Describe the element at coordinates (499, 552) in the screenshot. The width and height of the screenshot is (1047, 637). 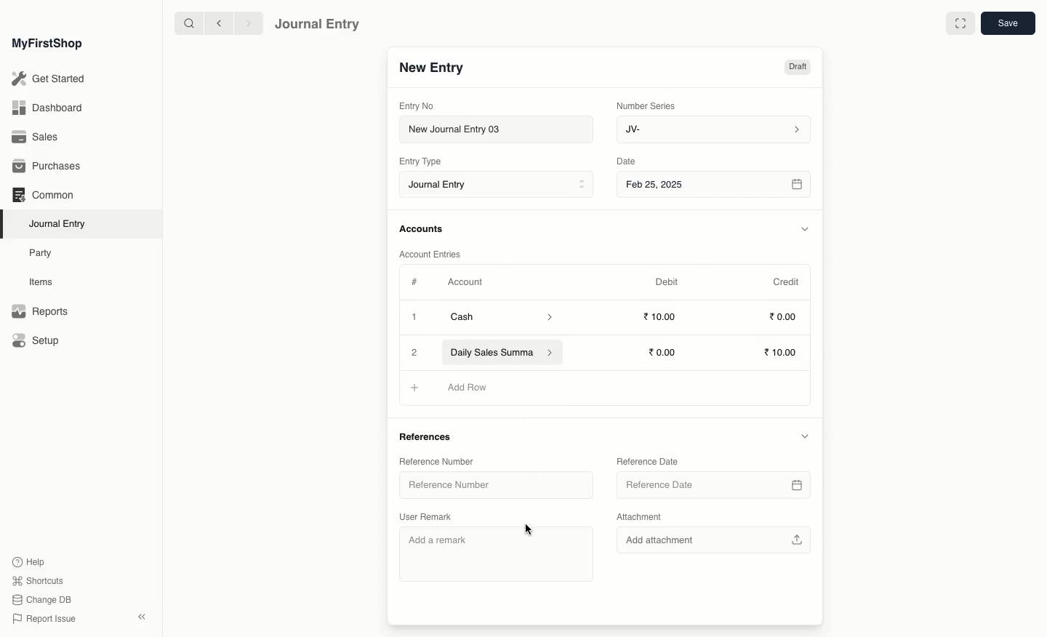
I see `Add a remark` at that location.